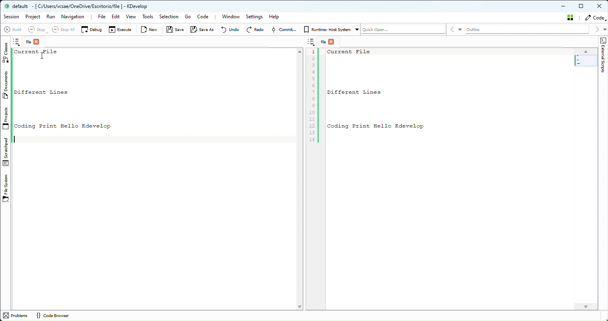  I want to click on Select all, so click(65, 30).